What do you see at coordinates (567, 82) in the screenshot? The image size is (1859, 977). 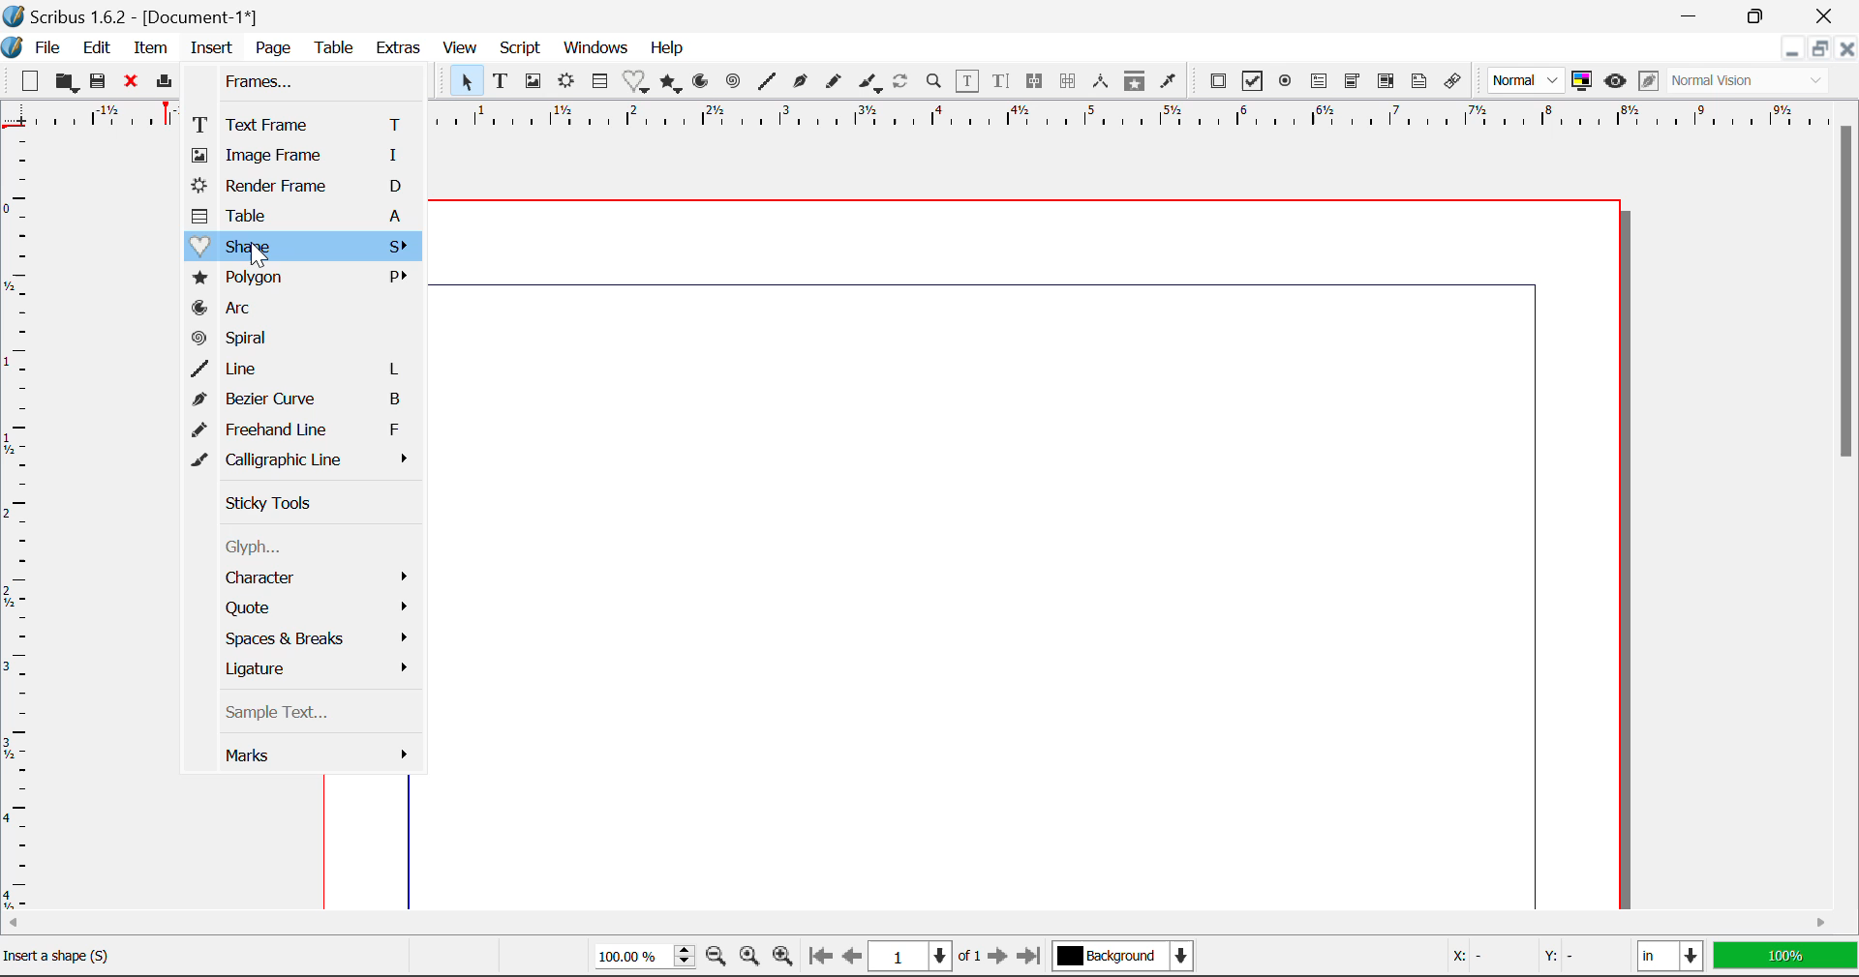 I see `Render Frame` at bounding box center [567, 82].